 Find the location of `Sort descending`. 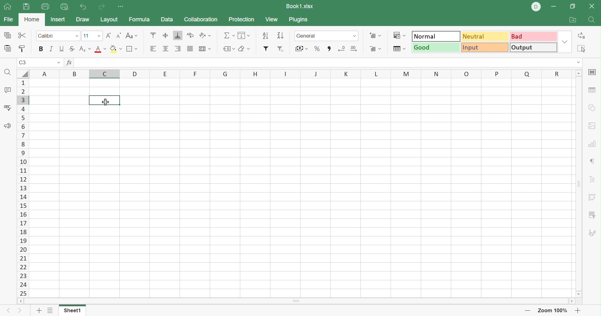

Sort descending is located at coordinates (280, 35).